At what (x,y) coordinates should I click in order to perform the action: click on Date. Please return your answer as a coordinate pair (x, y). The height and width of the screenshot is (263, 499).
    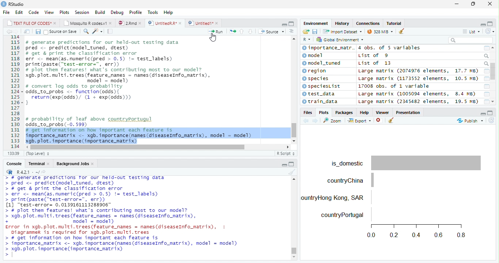
    Looking at the image, I should click on (487, 86).